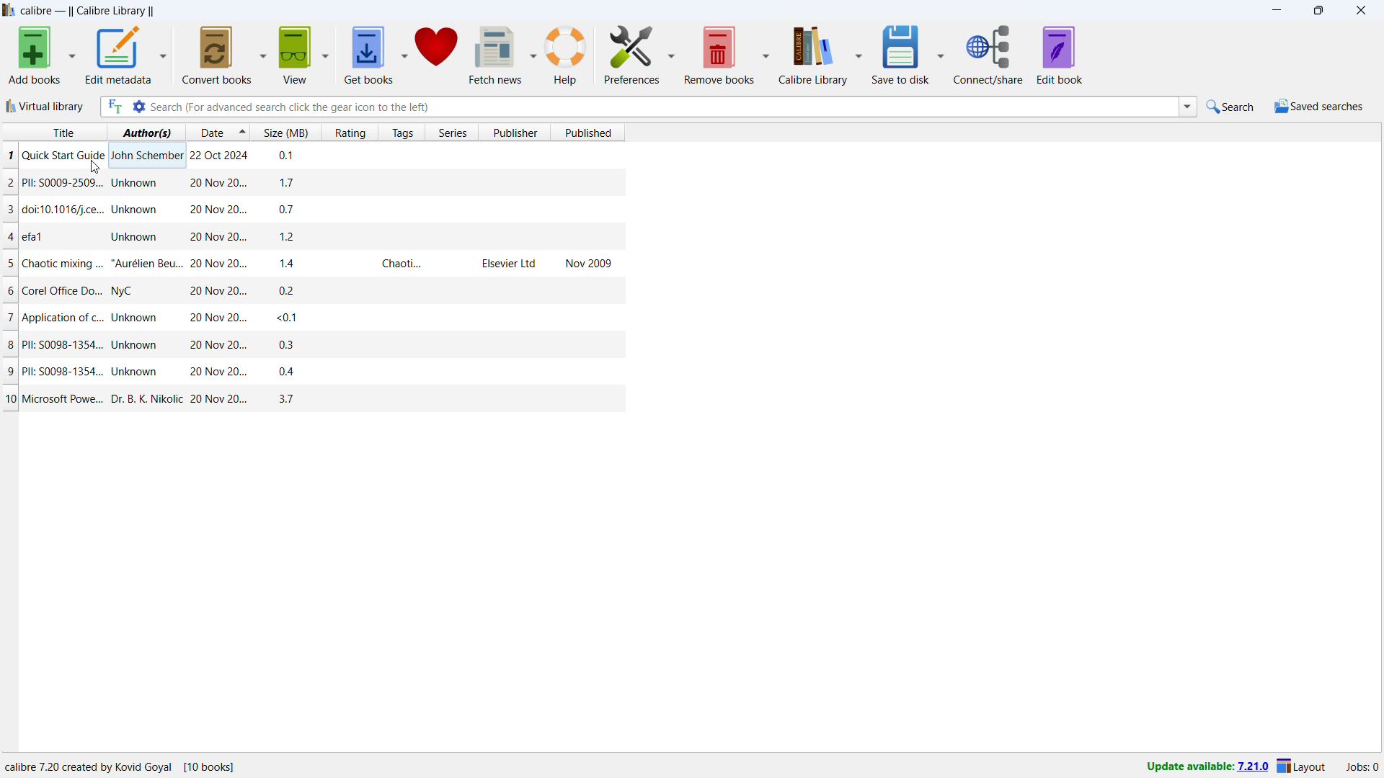  I want to click on sort by series, so click(451, 132).